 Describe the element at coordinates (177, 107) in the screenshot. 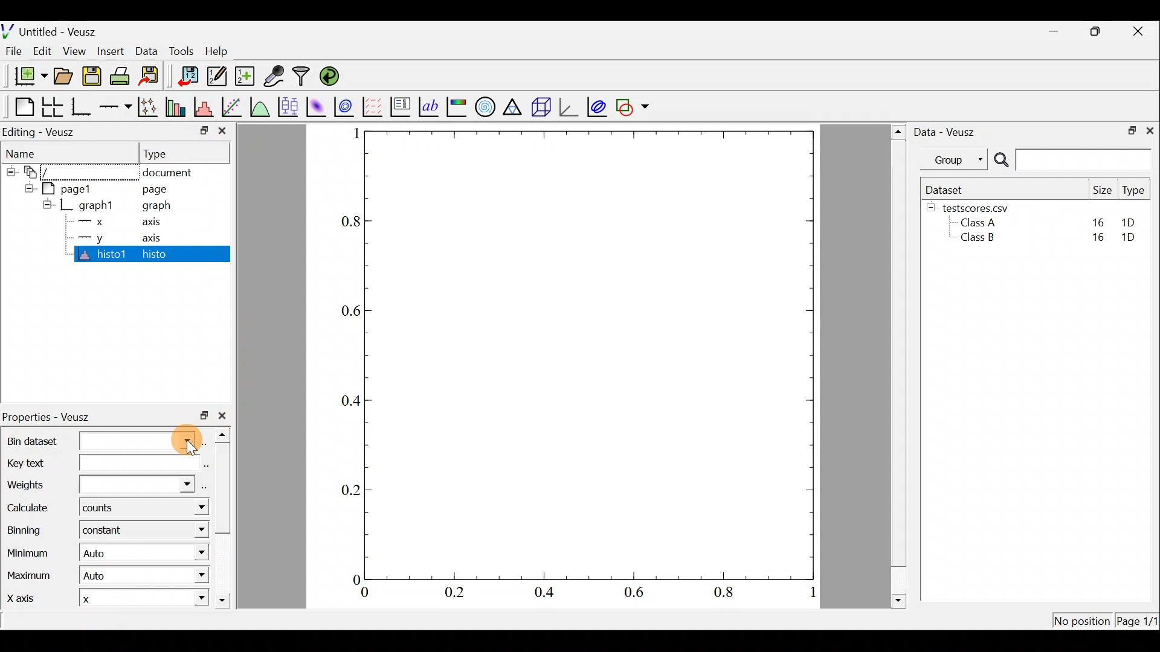

I see `Plot bar charts` at that location.